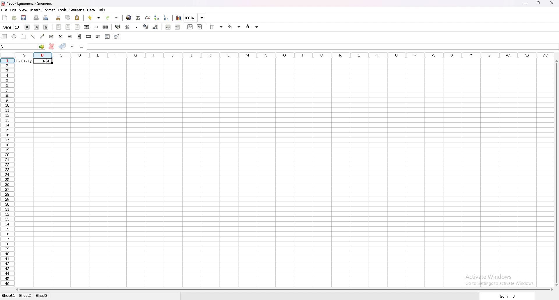 This screenshot has height=300, width=559. Describe the element at coordinates (89, 36) in the screenshot. I see `spin button` at that location.